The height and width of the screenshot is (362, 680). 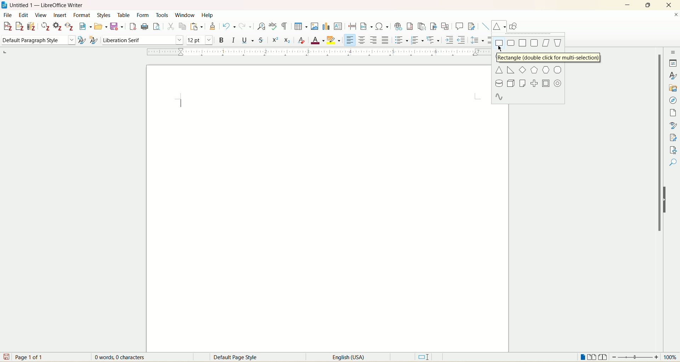 I want to click on view, so click(x=41, y=15).